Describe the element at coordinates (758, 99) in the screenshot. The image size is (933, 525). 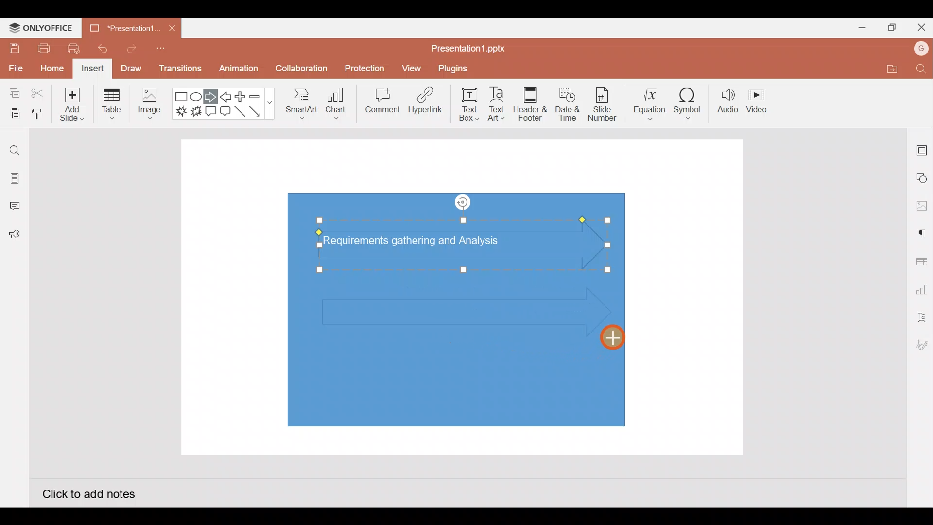
I see `Video` at that location.